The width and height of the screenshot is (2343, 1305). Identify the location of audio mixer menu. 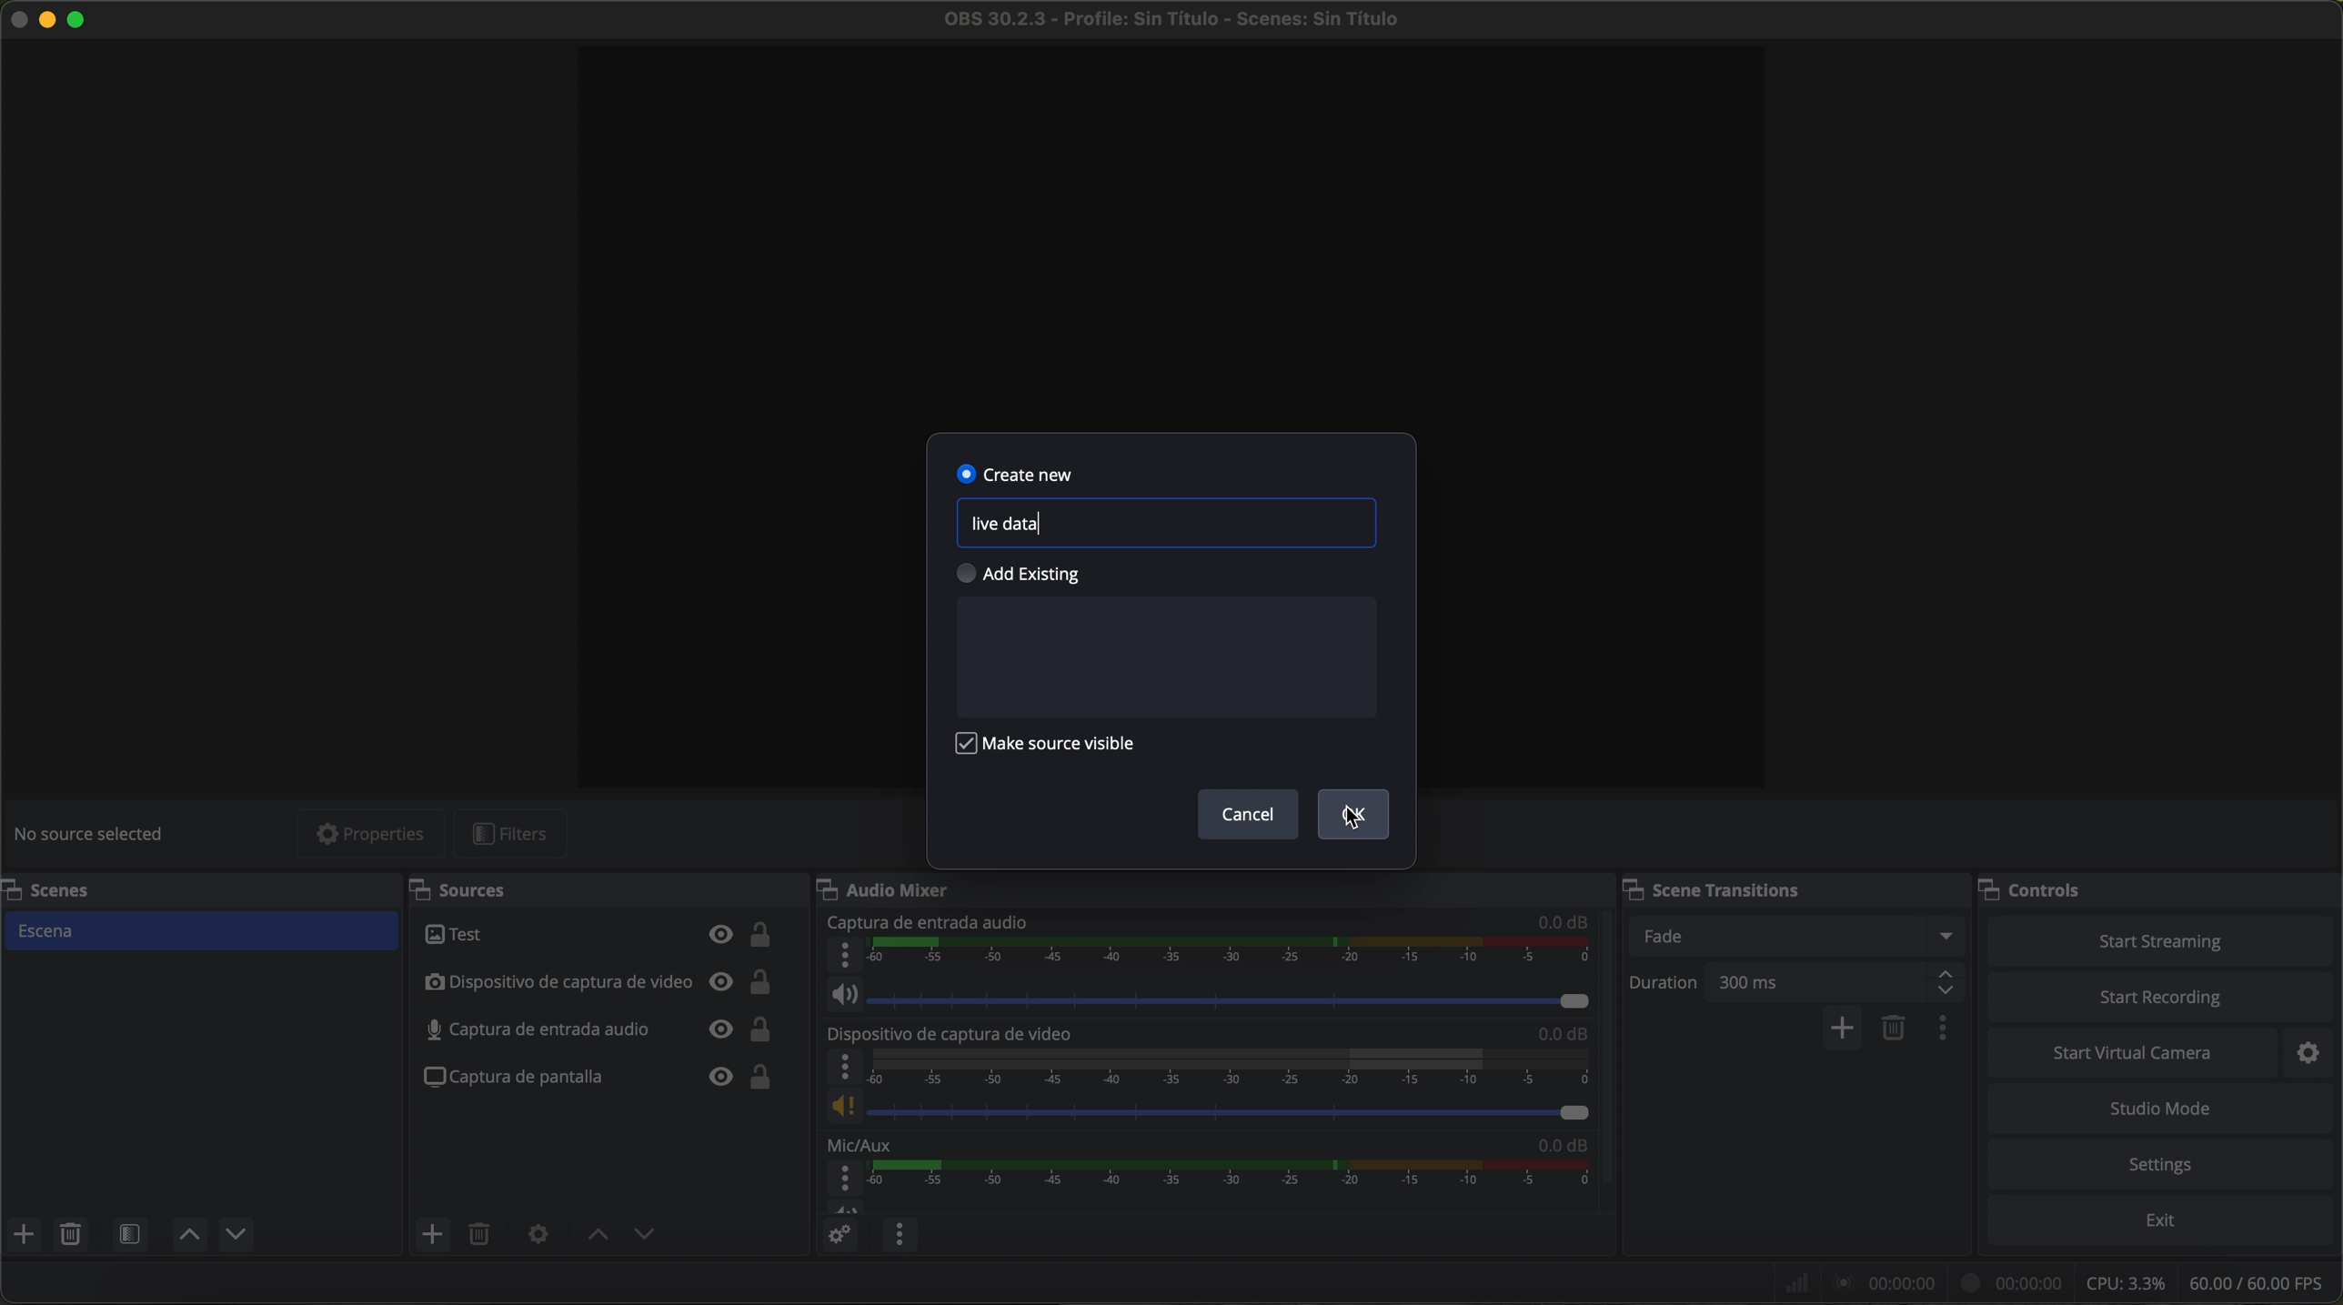
(900, 1233).